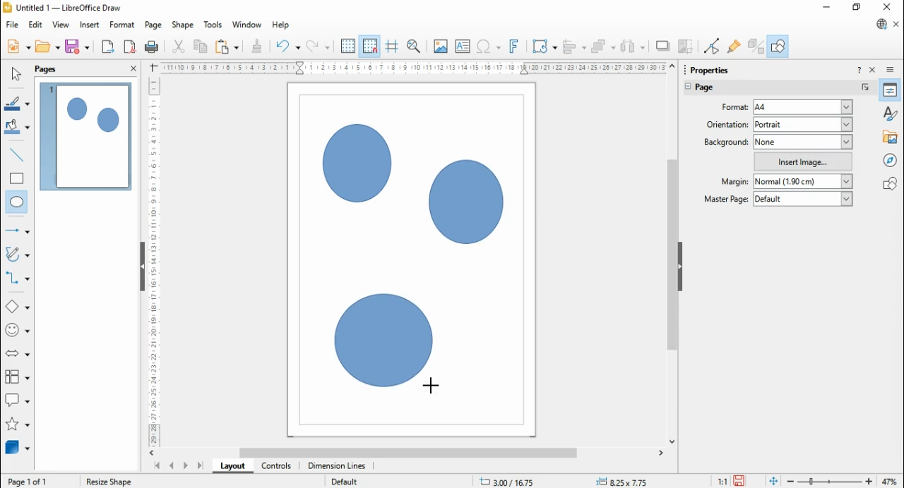 This screenshot has height=488, width=904. What do you see at coordinates (726, 123) in the screenshot?
I see `page orientation` at bounding box center [726, 123].